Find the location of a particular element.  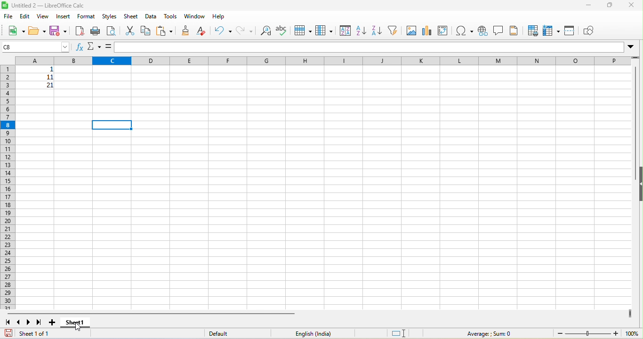

define print area is located at coordinates (533, 31).